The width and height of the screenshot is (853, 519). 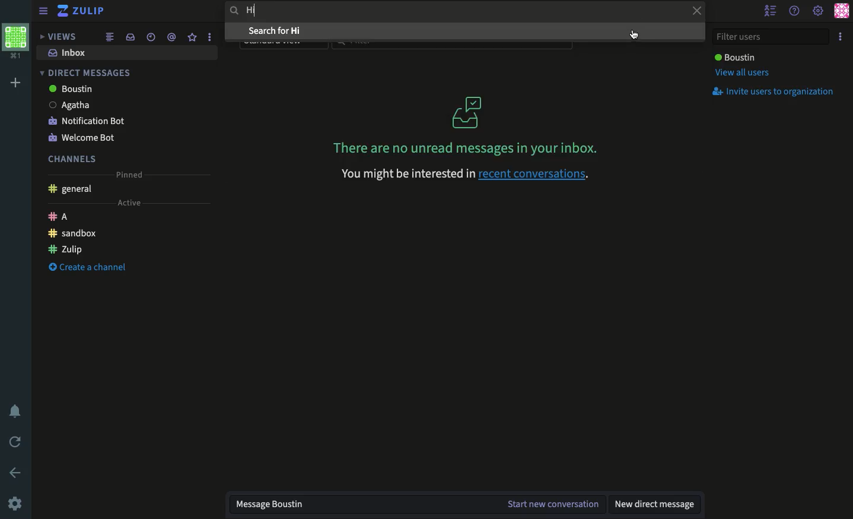 What do you see at coordinates (772, 36) in the screenshot?
I see `Filter users` at bounding box center [772, 36].